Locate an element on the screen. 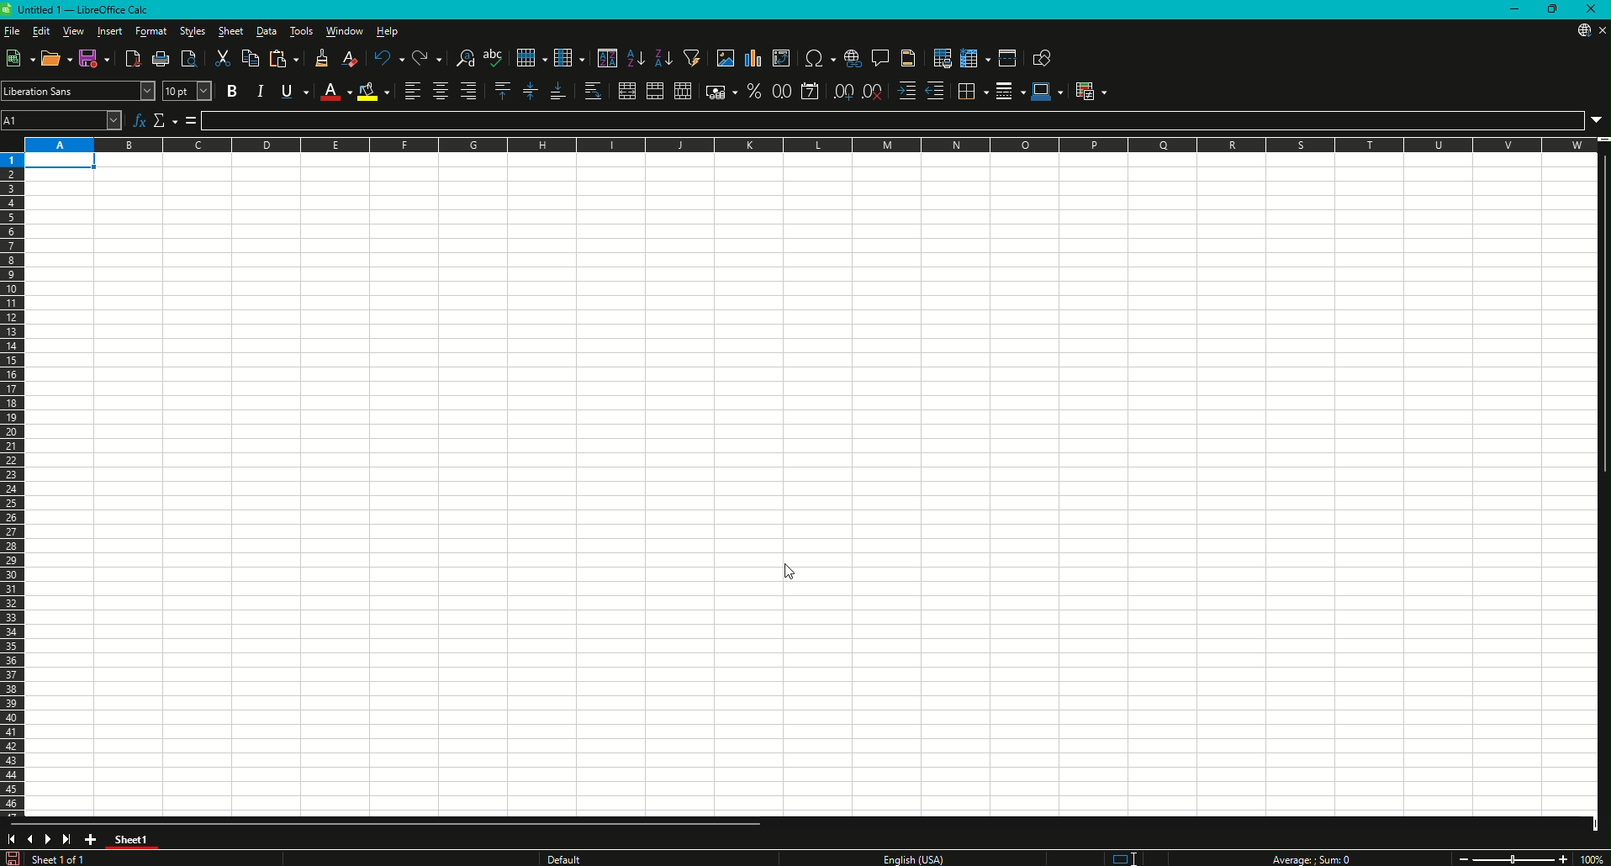 The image size is (1611, 866). New is located at coordinates (19, 58).